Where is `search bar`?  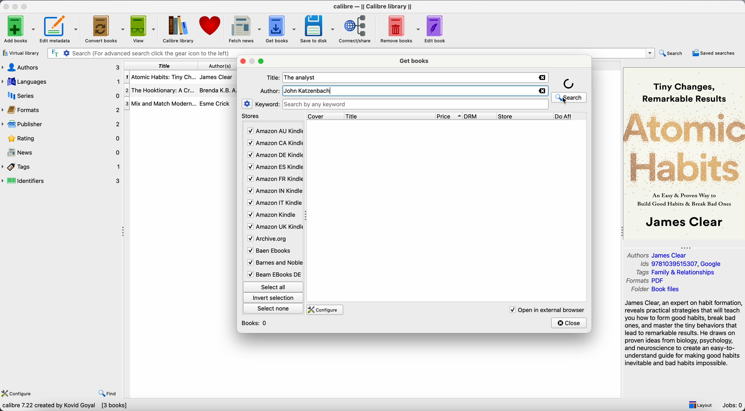 search bar is located at coordinates (416, 104).